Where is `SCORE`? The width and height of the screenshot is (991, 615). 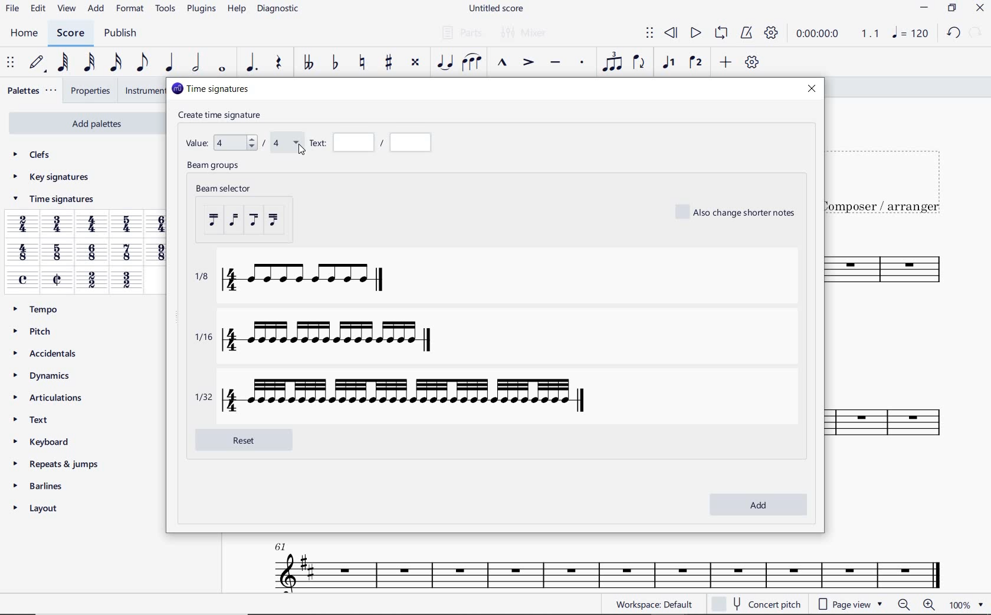
SCORE is located at coordinates (70, 34).